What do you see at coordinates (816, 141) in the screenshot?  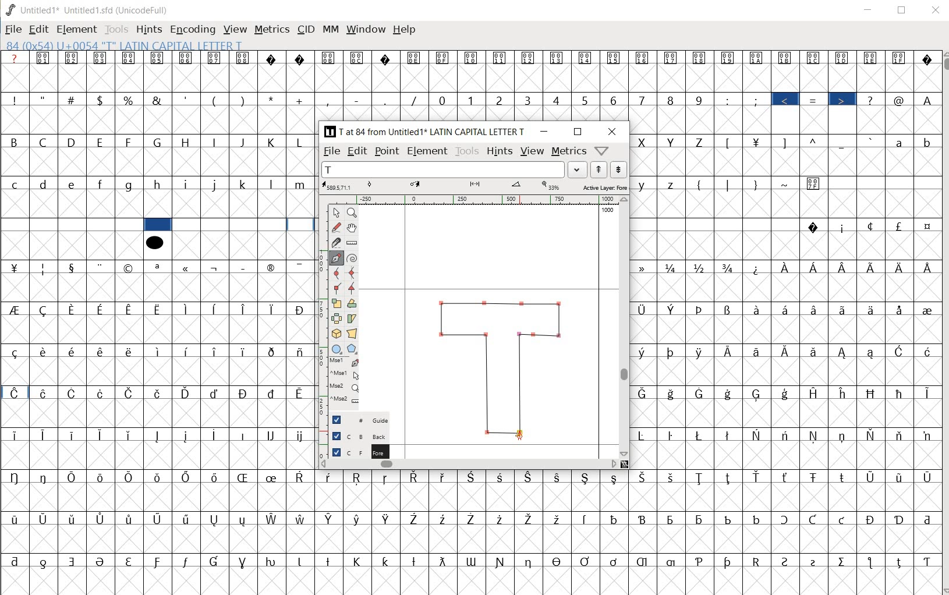 I see `^` at bounding box center [816, 141].